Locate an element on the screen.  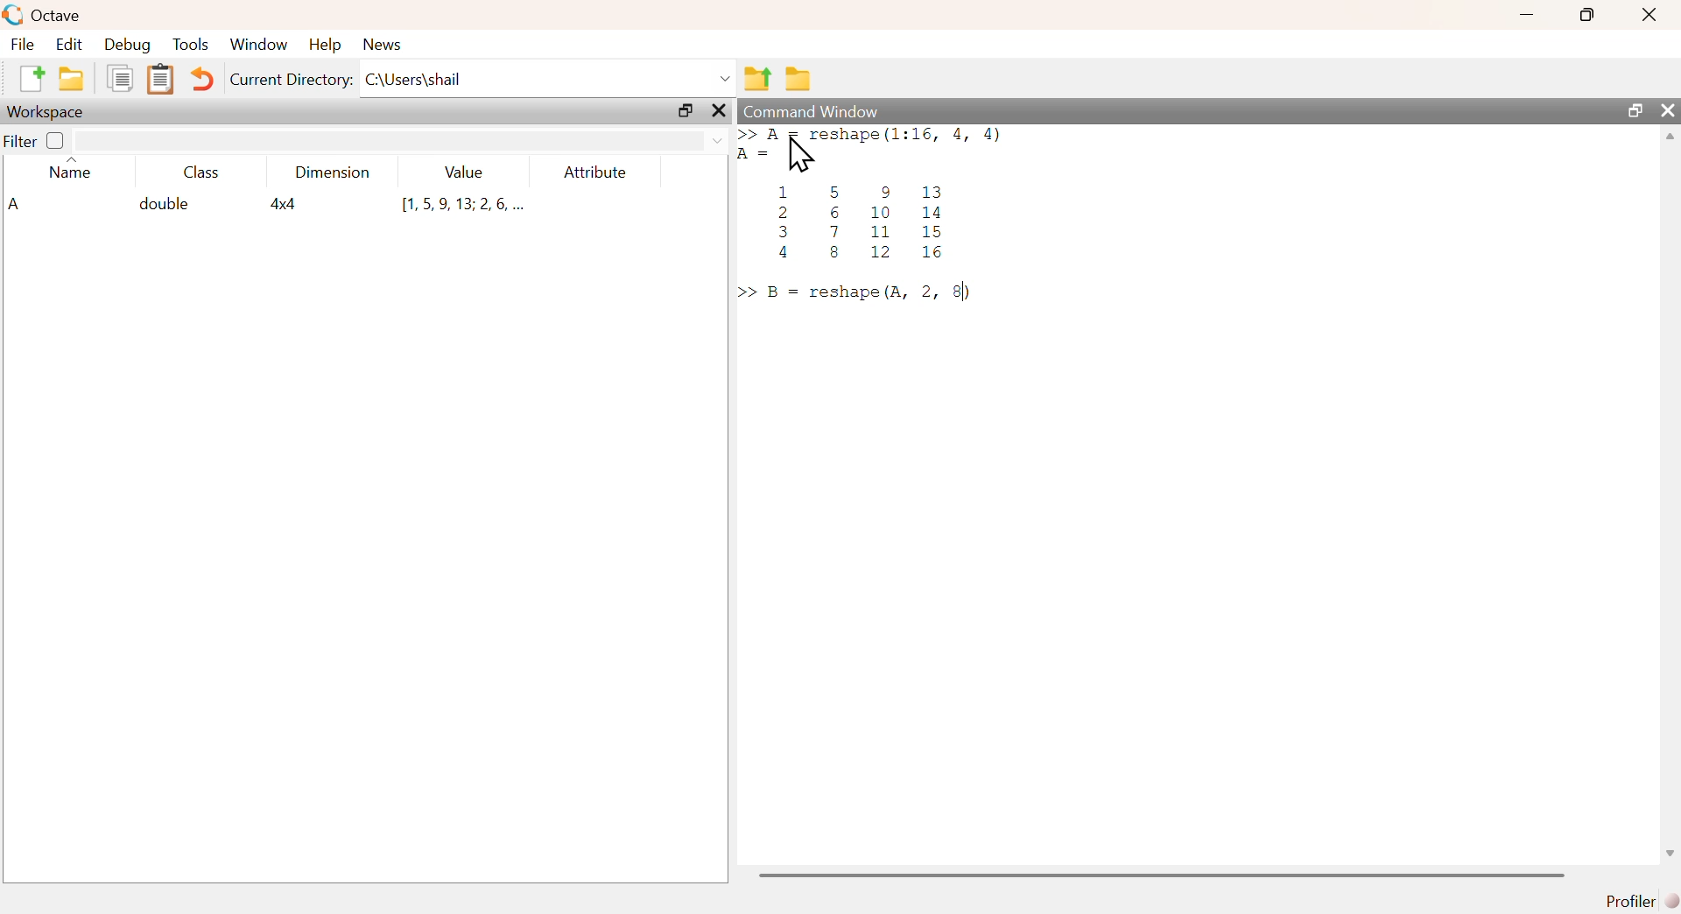
commands is located at coordinates (918, 217).